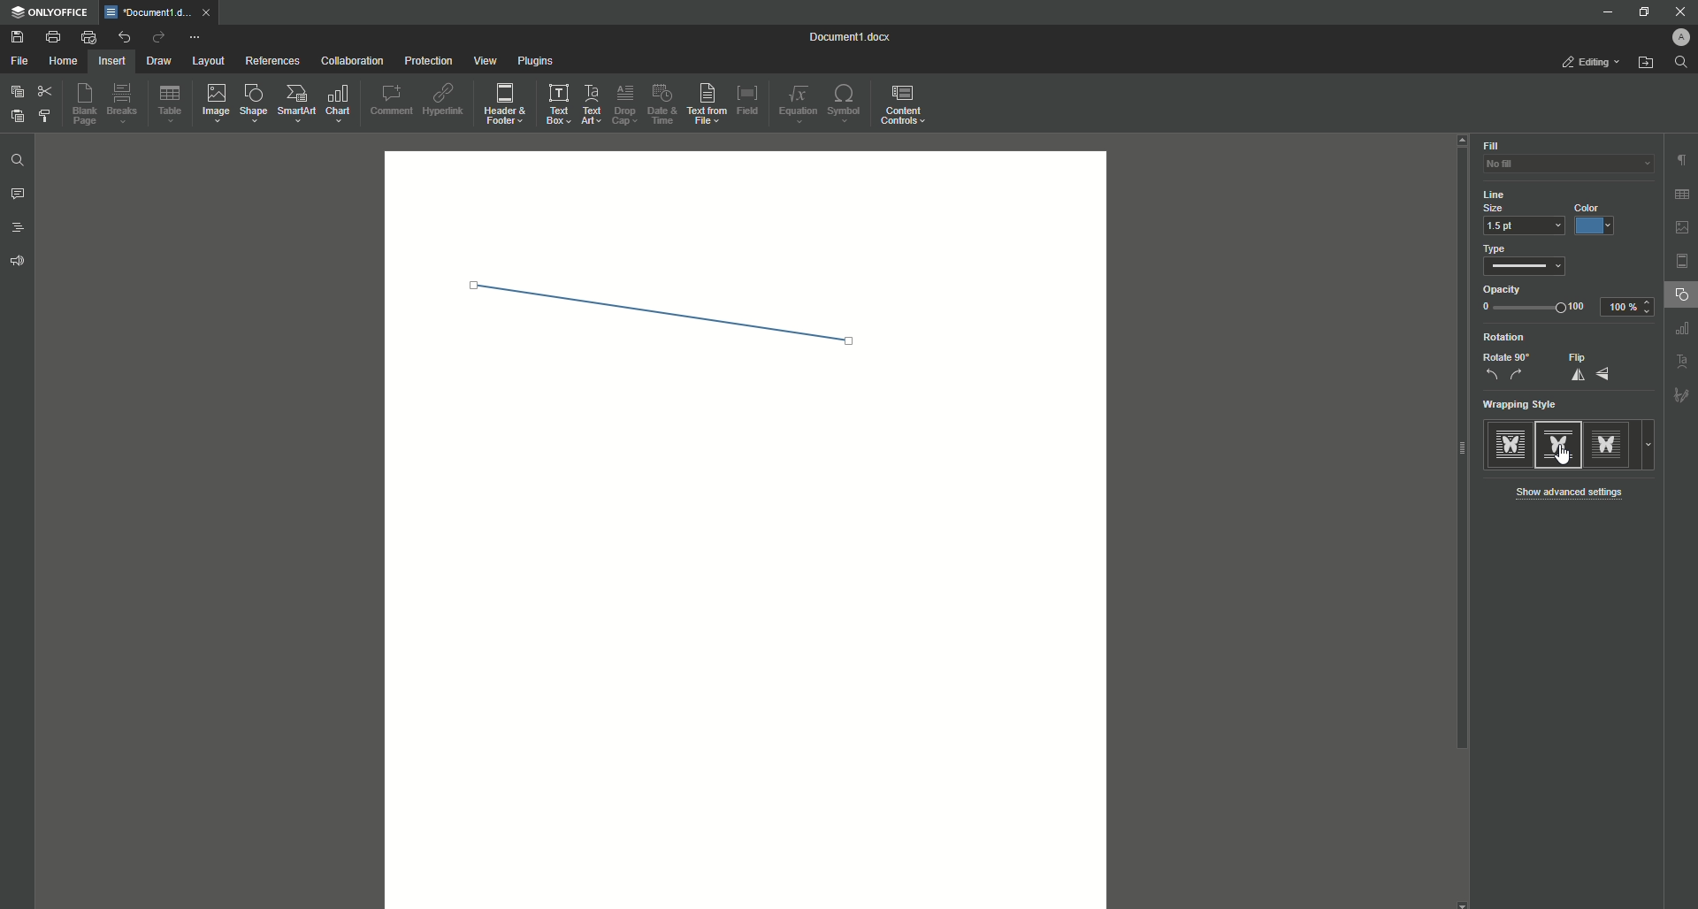 The image size is (1698, 909). I want to click on Flip, so click(1588, 368).